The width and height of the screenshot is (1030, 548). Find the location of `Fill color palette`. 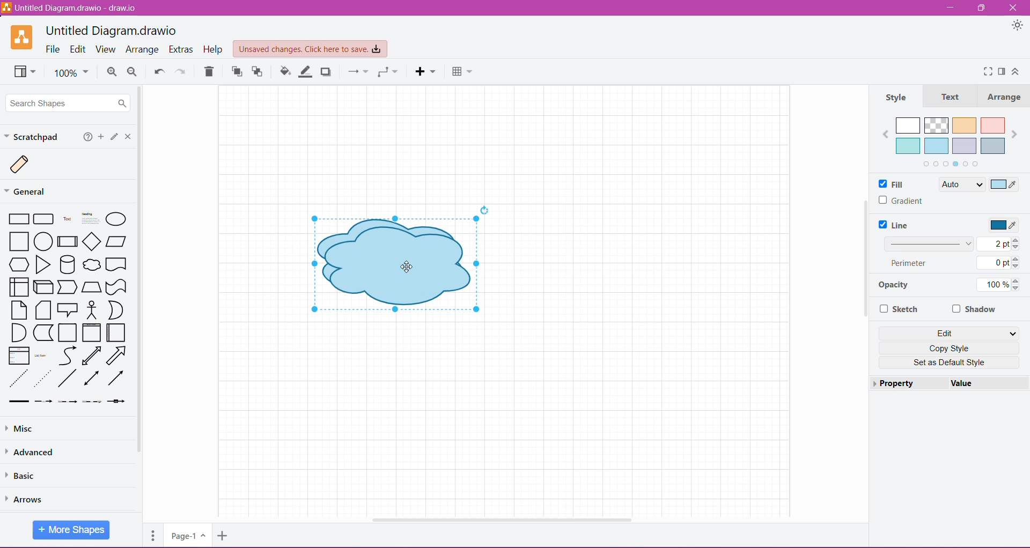

Fill color palette is located at coordinates (950, 142).